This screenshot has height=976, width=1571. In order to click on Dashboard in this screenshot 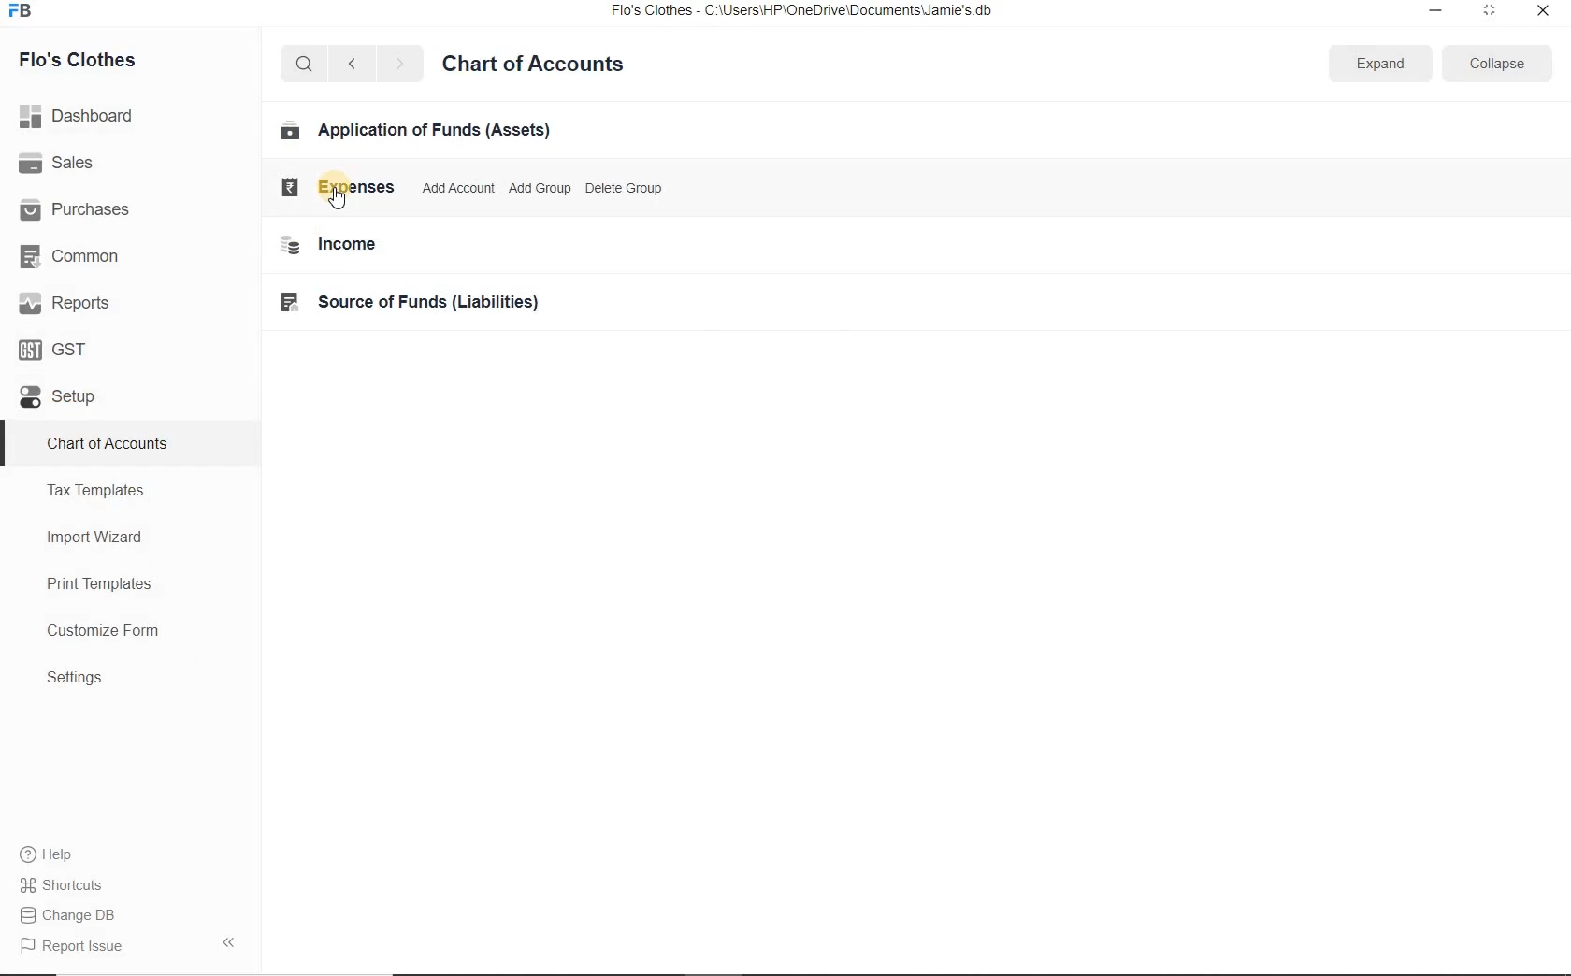, I will do `click(80, 114)`.